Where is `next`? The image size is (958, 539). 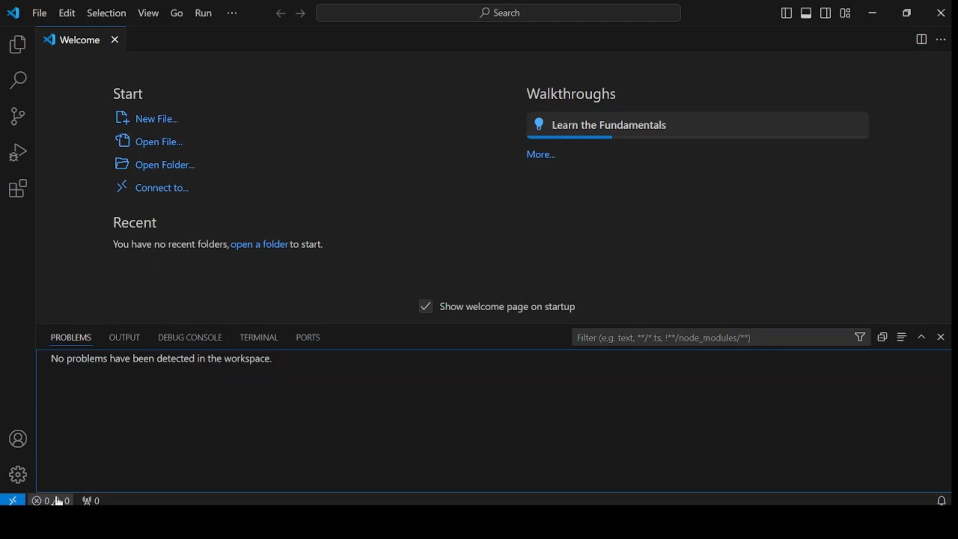
next is located at coordinates (300, 13).